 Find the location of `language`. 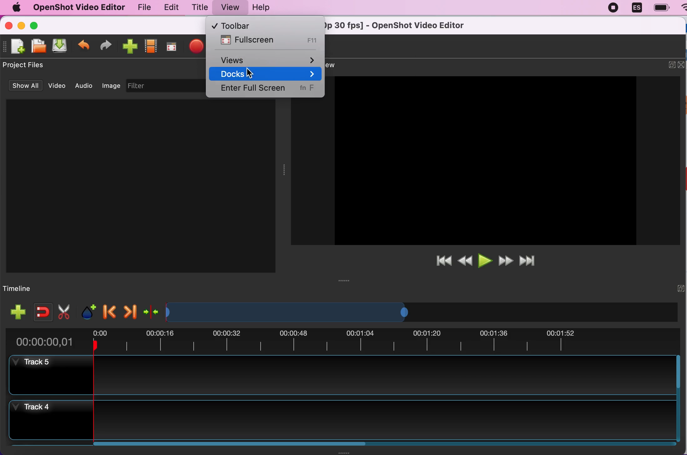

language is located at coordinates (634, 8).